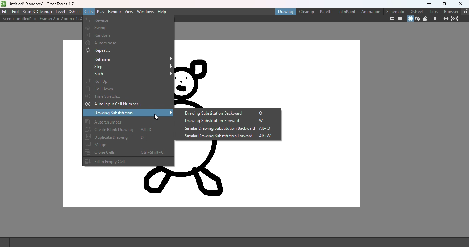 Image resolution: width=469 pixels, height=247 pixels. What do you see at coordinates (41, 19) in the screenshot?
I see `Scene details` at bounding box center [41, 19].